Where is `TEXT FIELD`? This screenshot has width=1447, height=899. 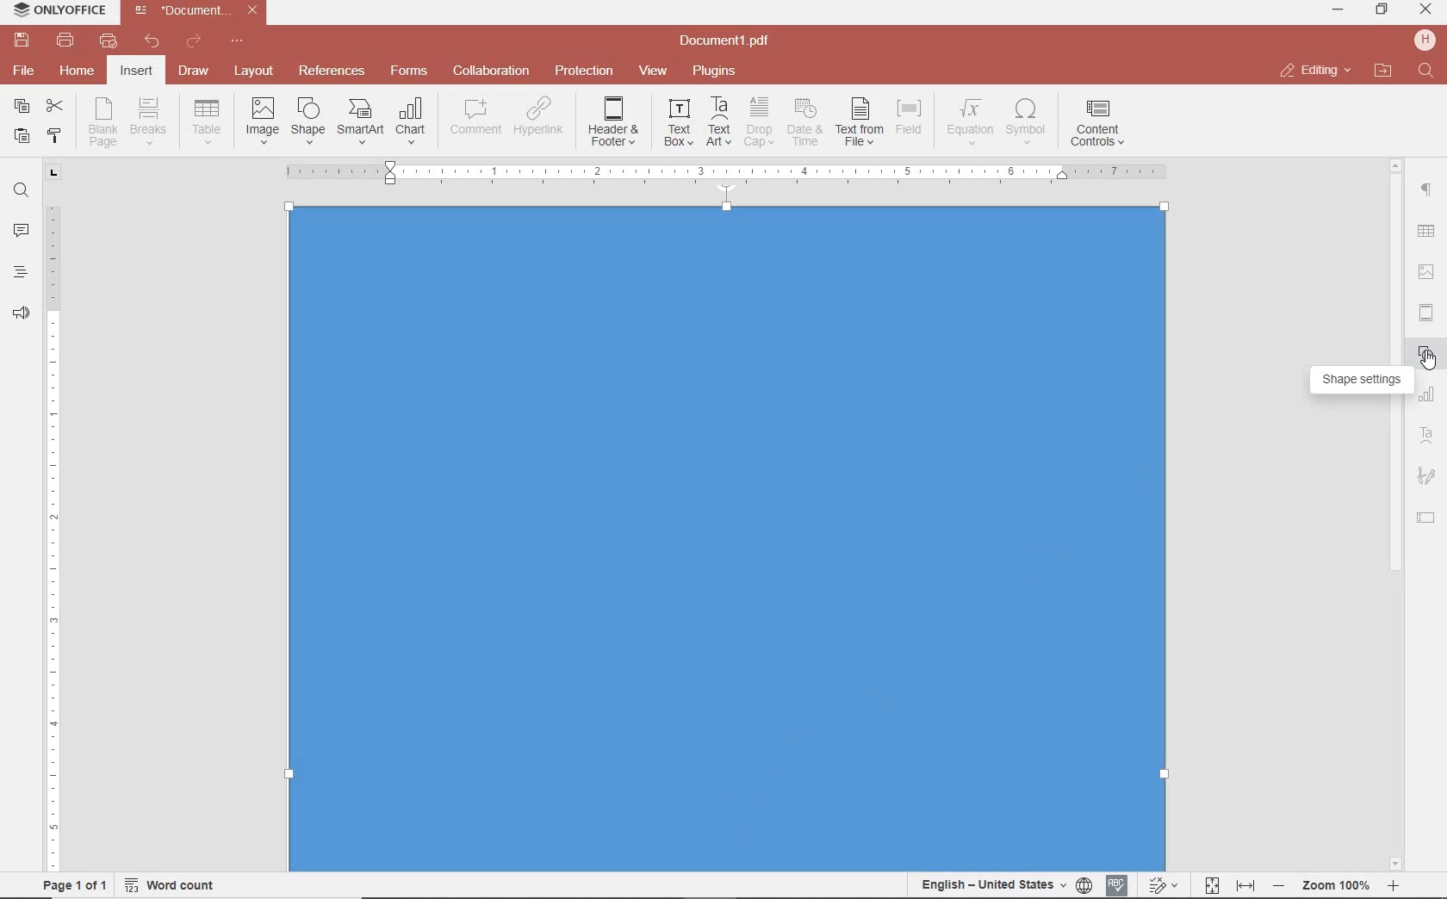 TEXT FIELD is located at coordinates (1426, 517).